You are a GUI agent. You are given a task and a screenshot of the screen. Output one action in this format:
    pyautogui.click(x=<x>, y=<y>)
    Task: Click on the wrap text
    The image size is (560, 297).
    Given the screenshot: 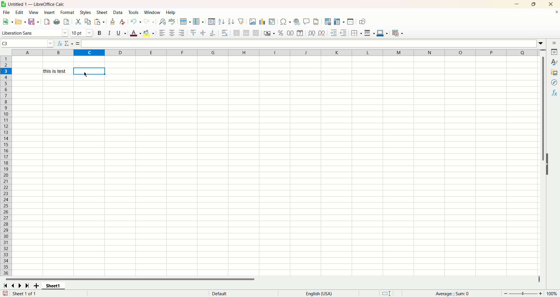 What is the action you would take?
    pyautogui.click(x=225, y=33)
    